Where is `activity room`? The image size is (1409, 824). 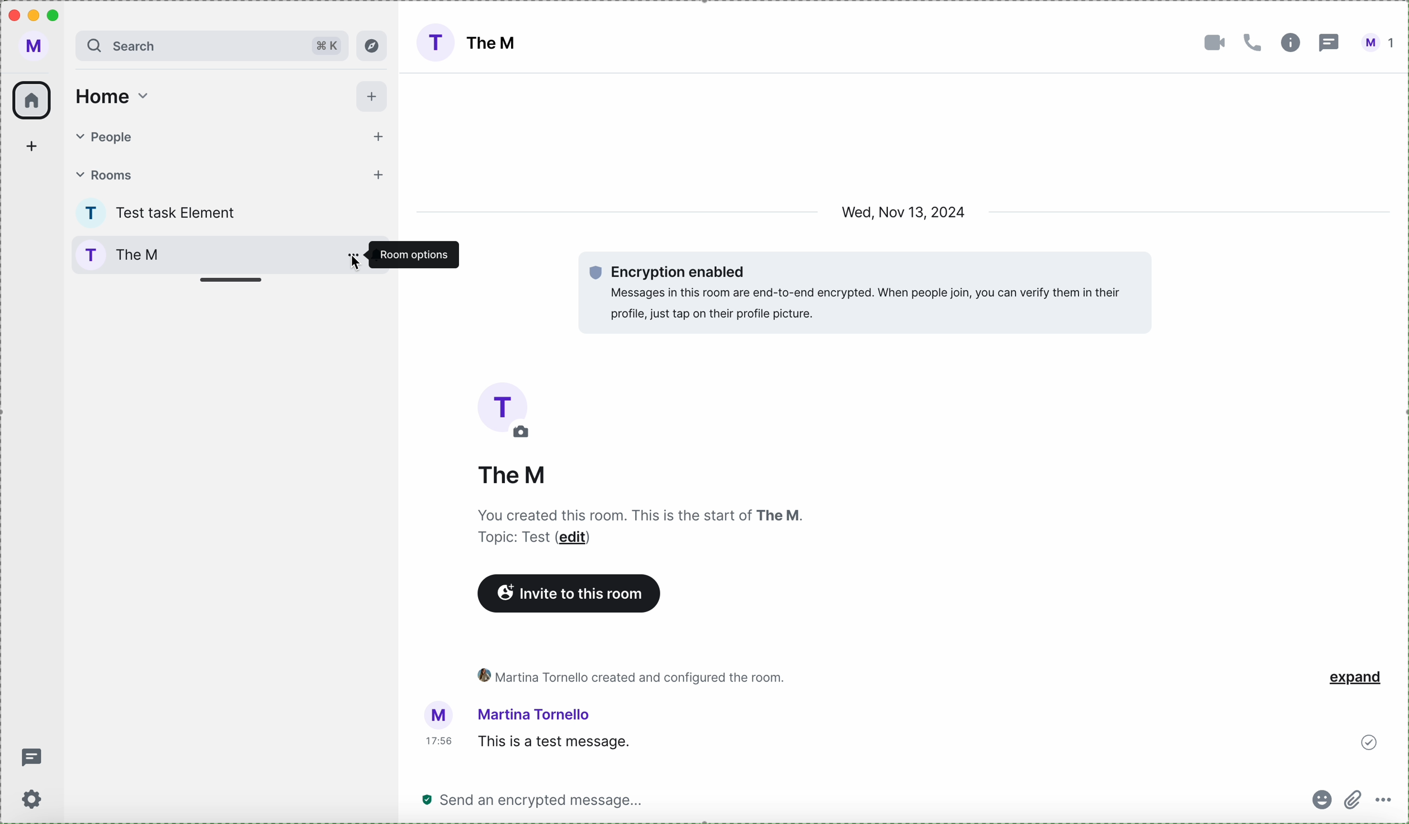
activity room is located at coordinates (631, 674).